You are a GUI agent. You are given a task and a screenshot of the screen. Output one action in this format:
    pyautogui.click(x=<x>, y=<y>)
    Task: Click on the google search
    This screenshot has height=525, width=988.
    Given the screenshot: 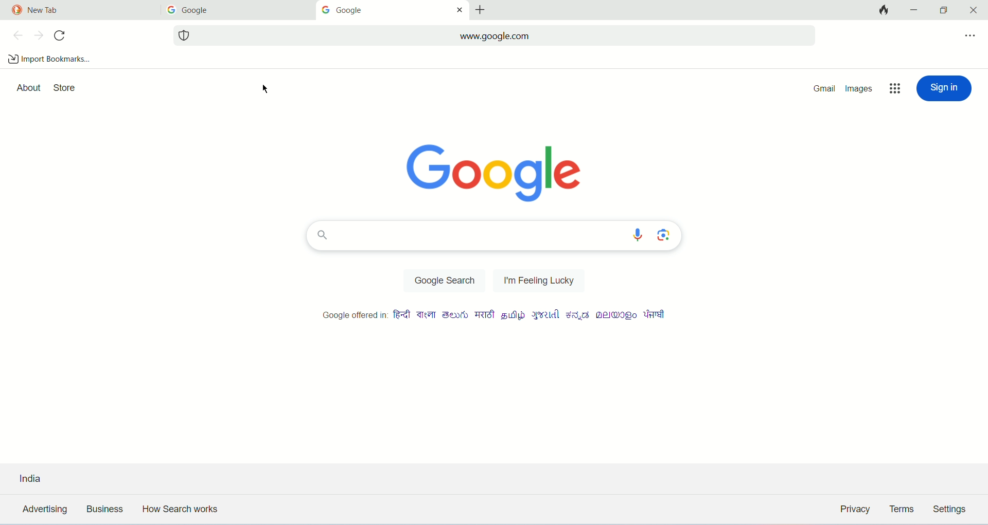 What is the action you would take?
    pyautogui.click(x=444, y=278)
    